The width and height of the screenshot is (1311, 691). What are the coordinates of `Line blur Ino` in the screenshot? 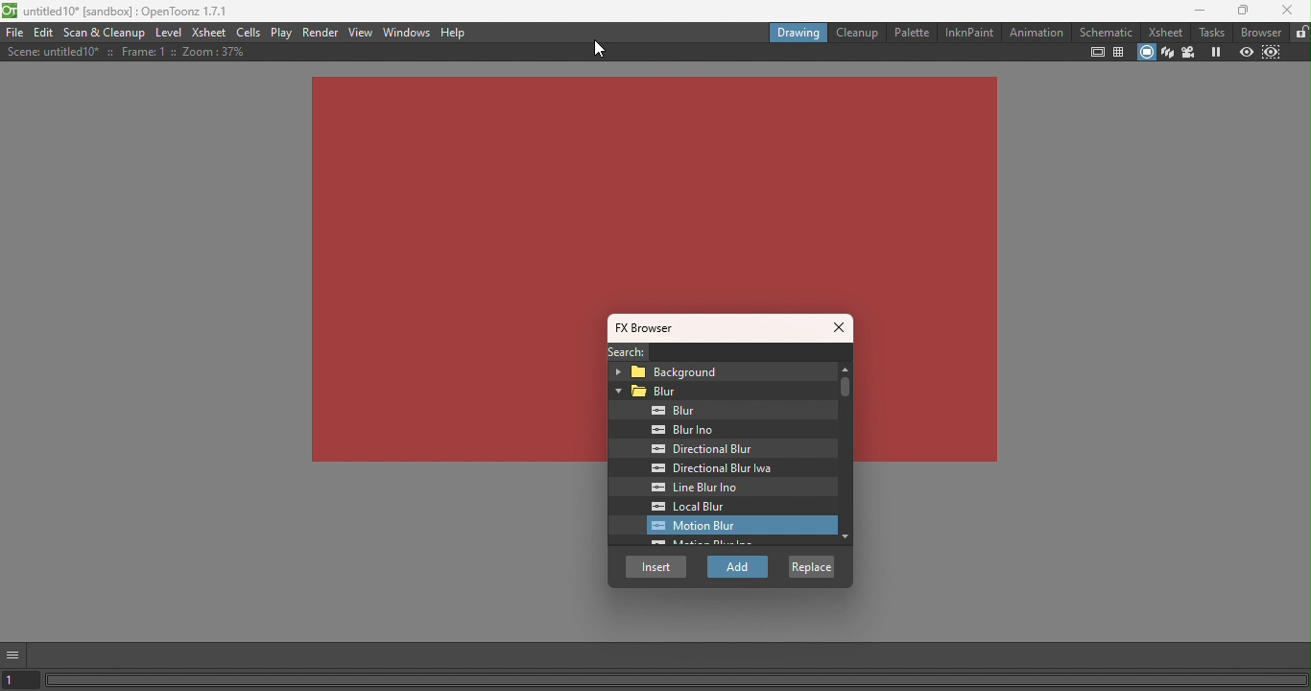 It's located at (701, 488).